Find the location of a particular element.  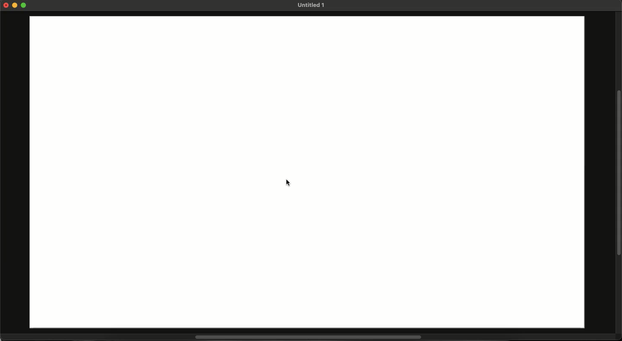

cursor is located at coordinates (287, 183).